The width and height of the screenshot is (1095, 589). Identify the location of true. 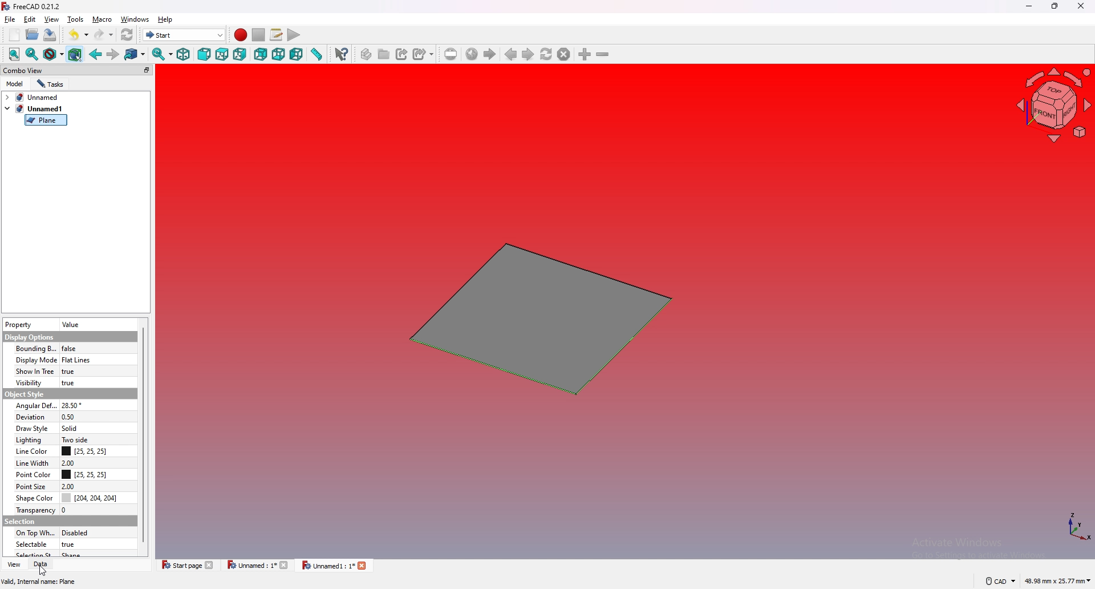
(74, 370).